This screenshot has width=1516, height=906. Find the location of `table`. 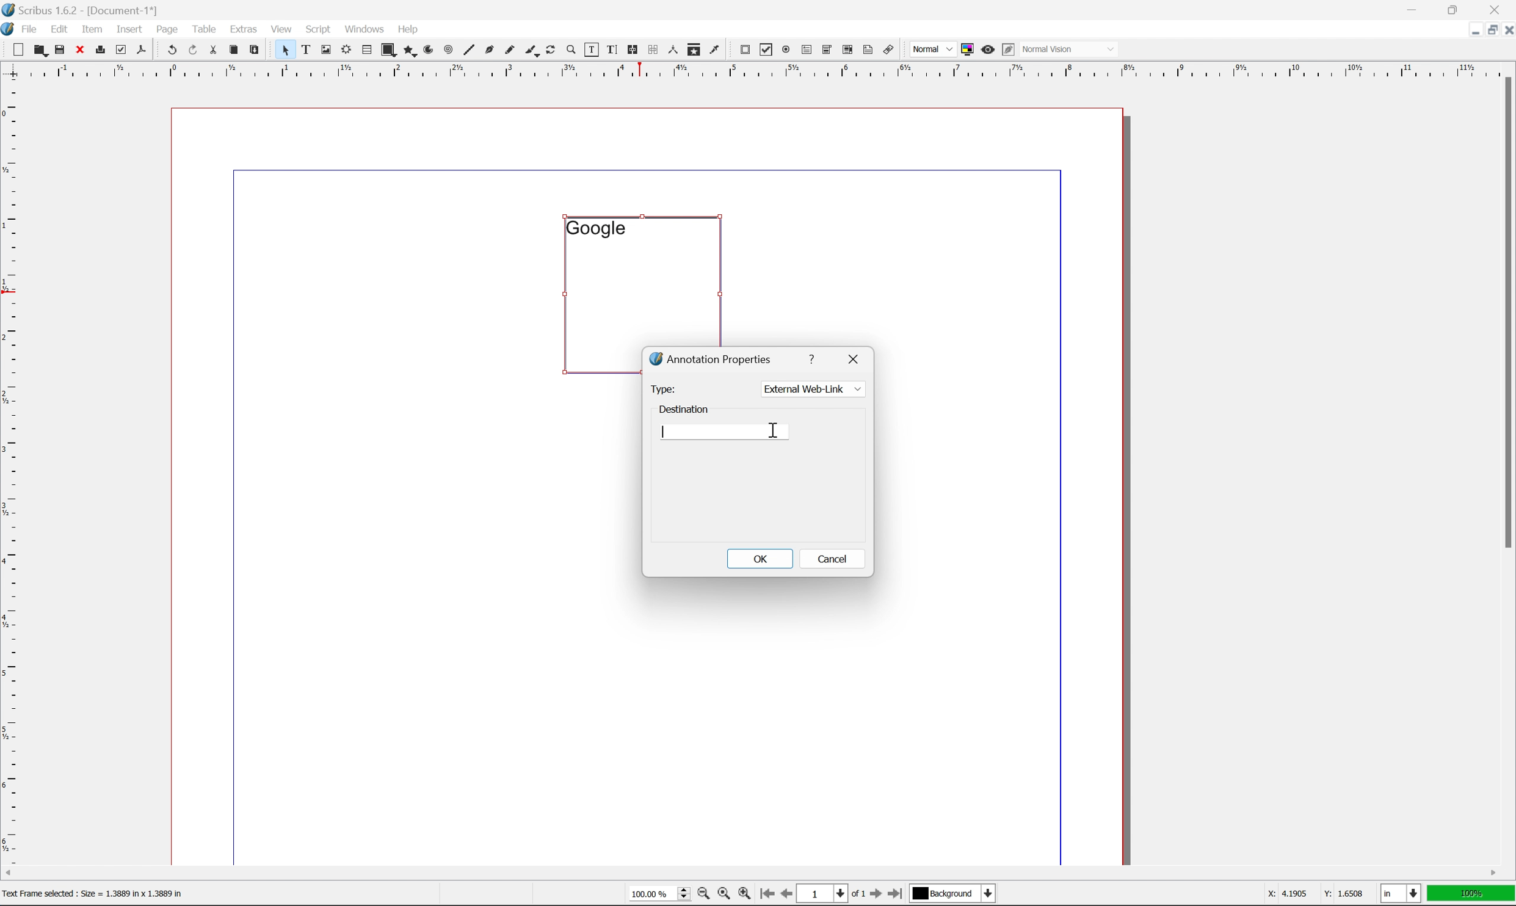

table is located at coordinates (366, 51).